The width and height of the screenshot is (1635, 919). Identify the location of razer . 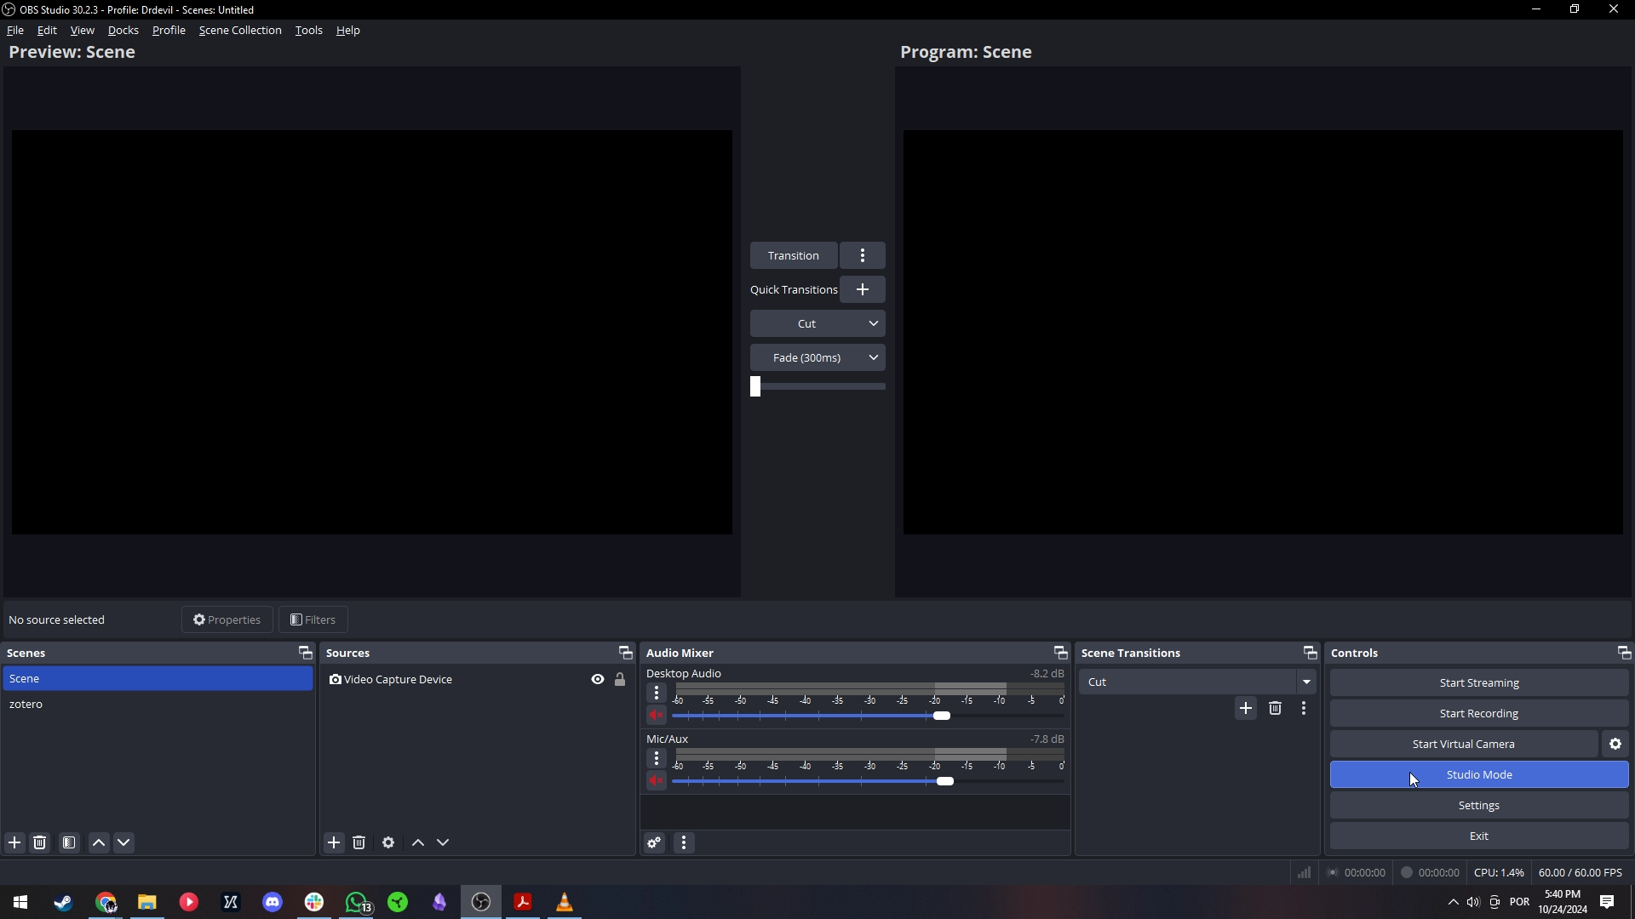
(399, 899).